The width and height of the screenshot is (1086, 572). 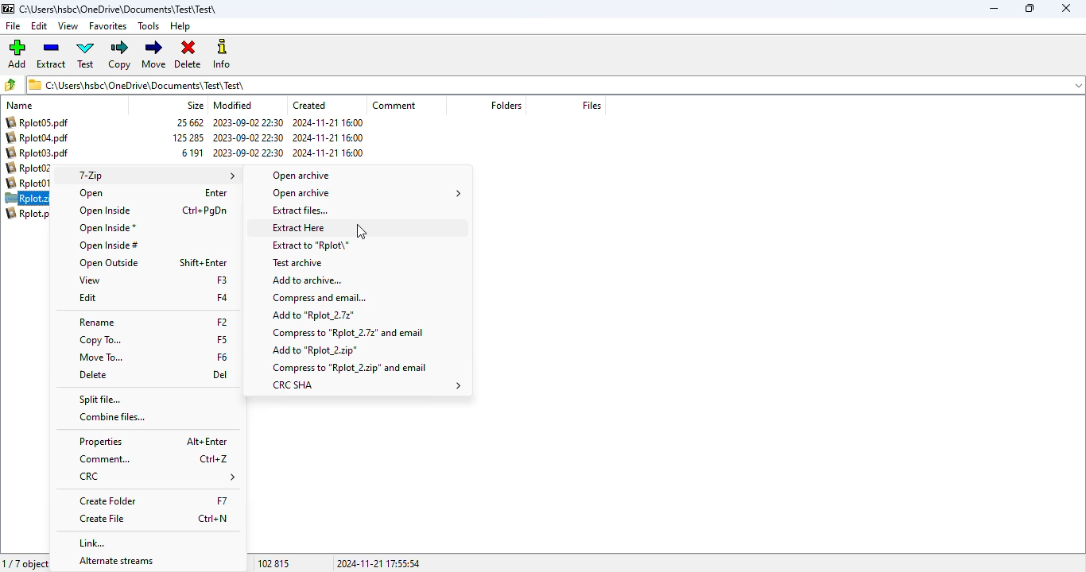 What do you see at coordinates (222, 338) in the screenshot?
I see `F5` at bounding box center [222, 338].